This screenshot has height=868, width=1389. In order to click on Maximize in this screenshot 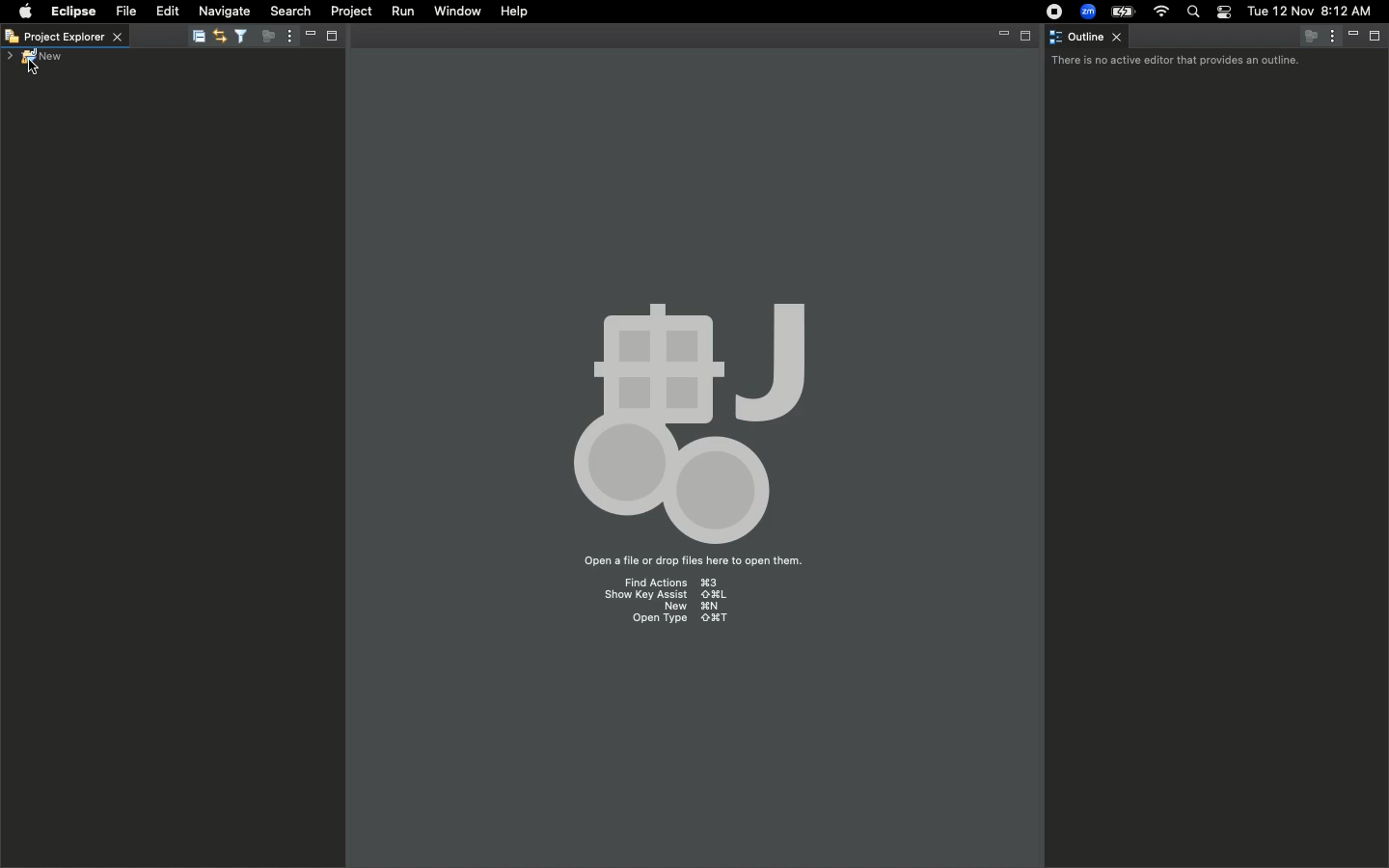, I will do `click(330, 36)`.